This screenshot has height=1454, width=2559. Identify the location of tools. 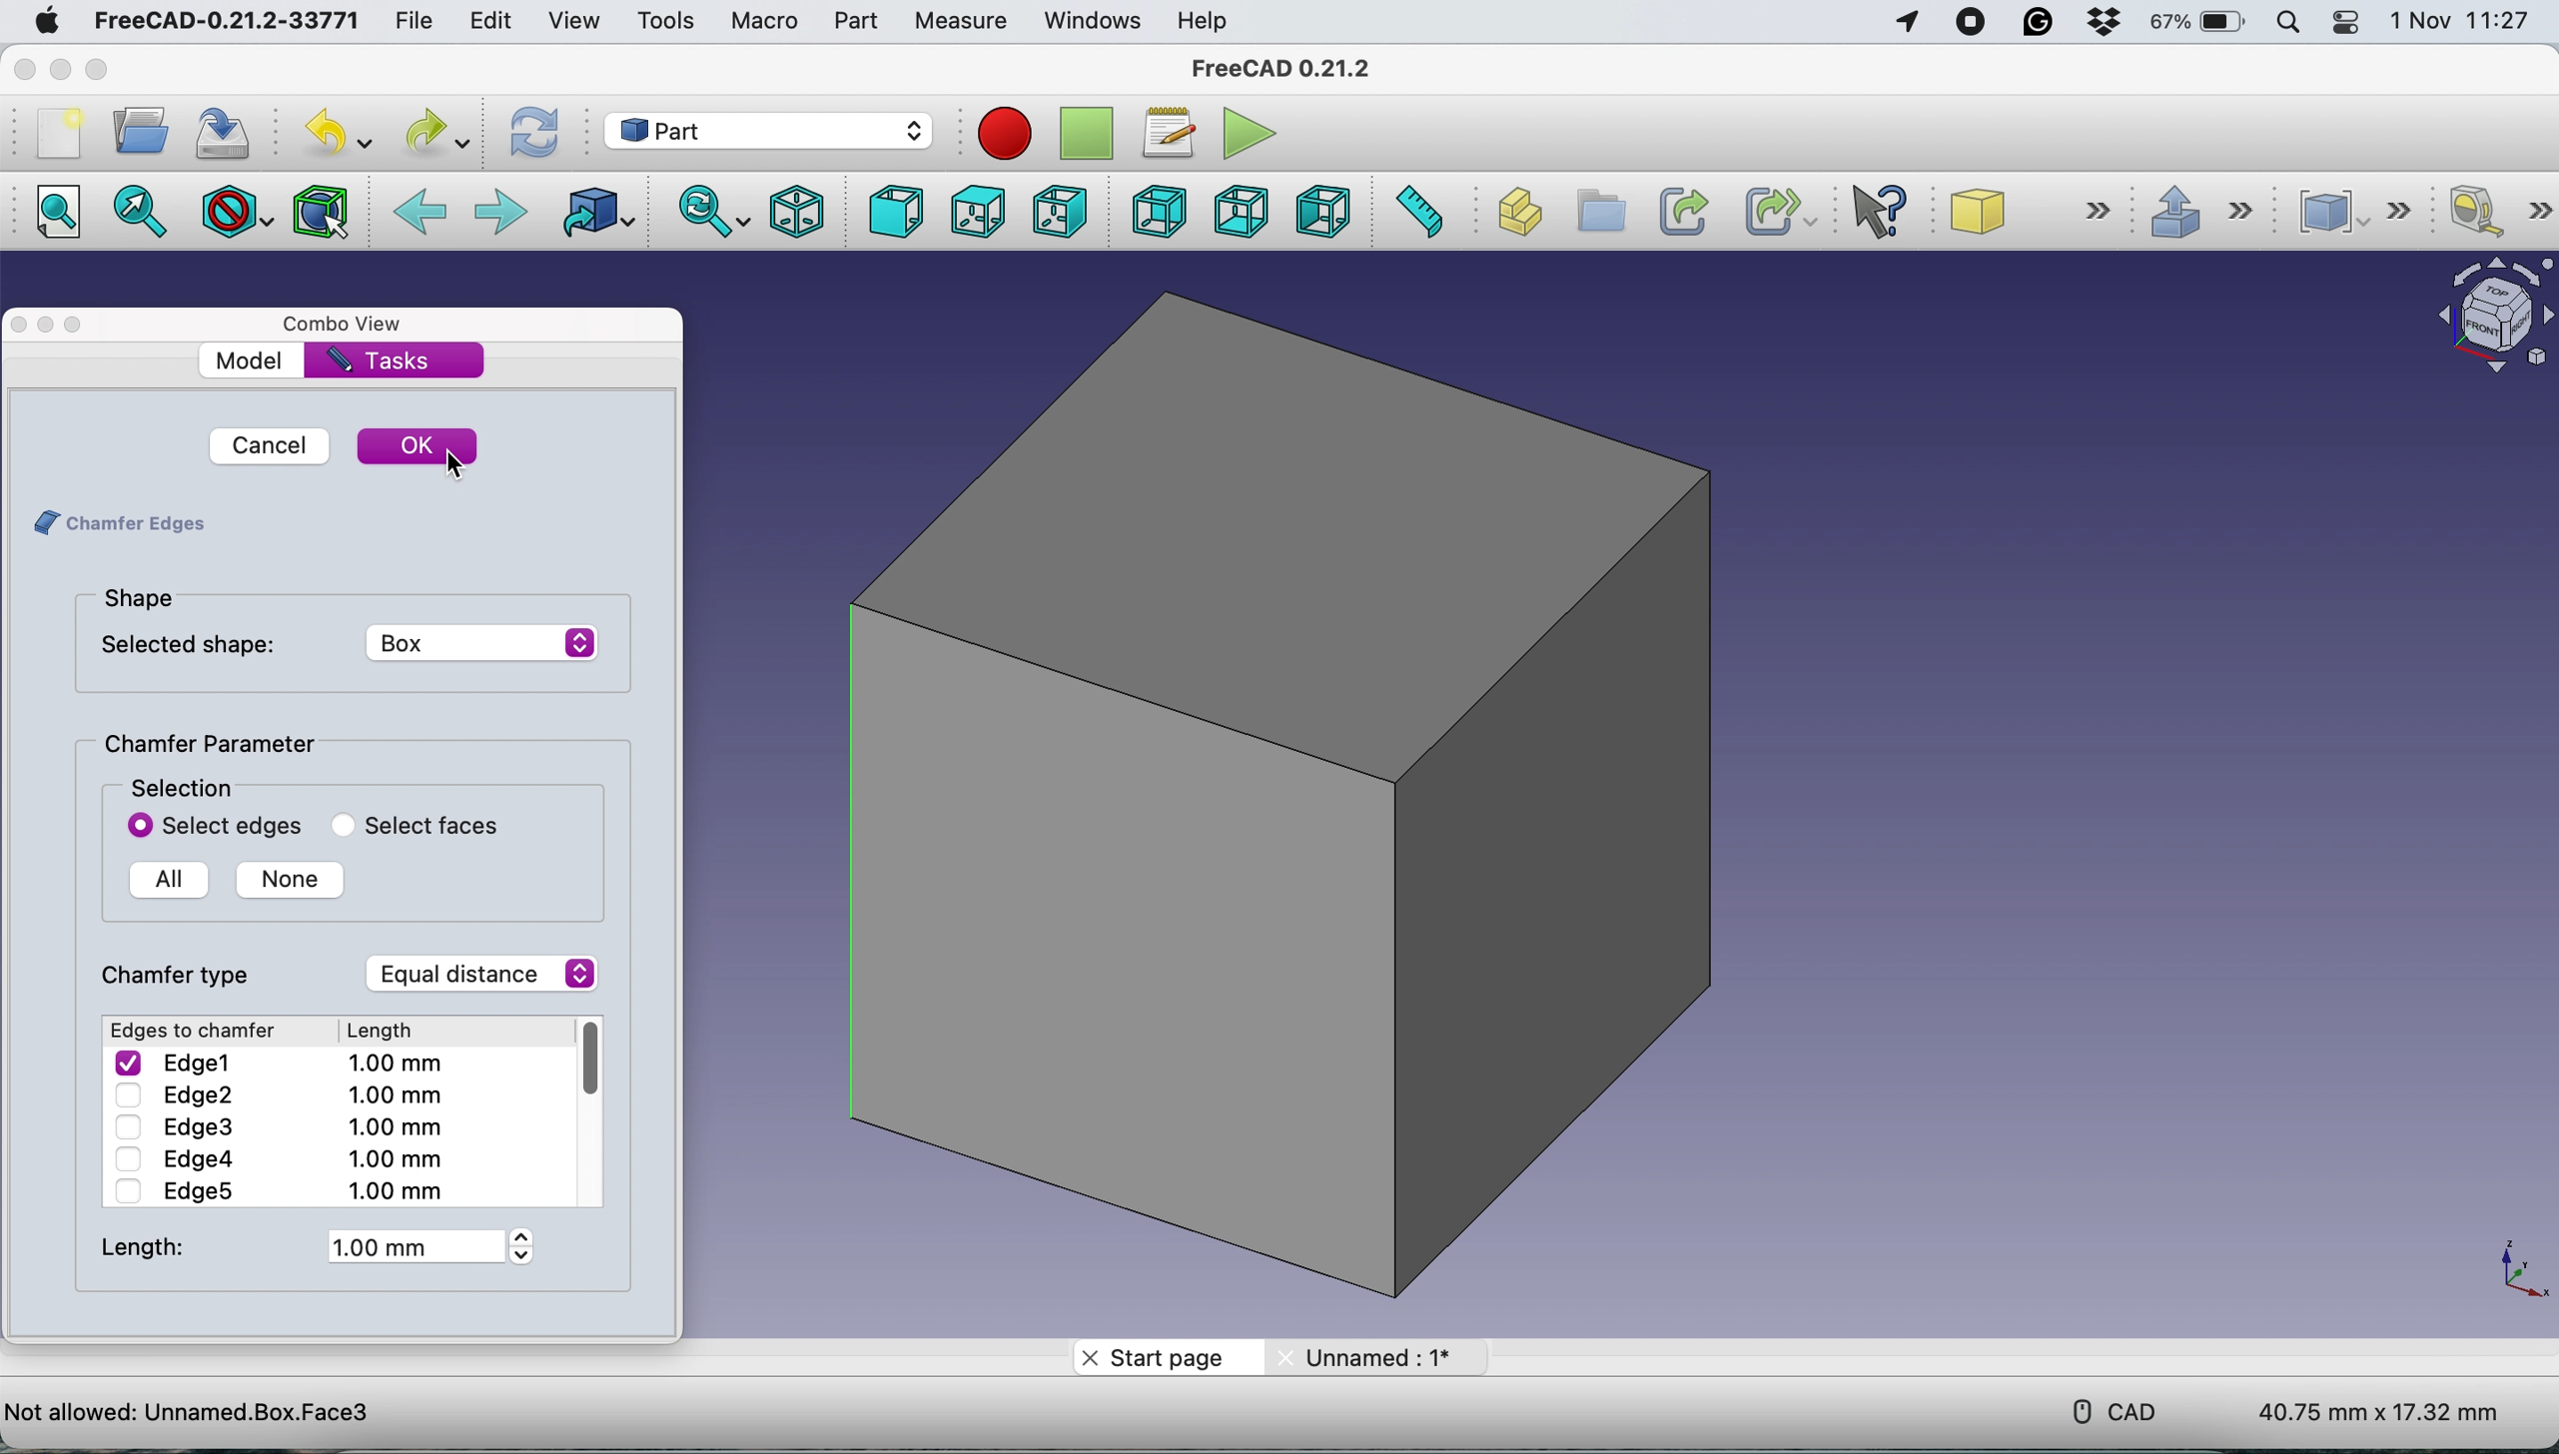
(669, 21).